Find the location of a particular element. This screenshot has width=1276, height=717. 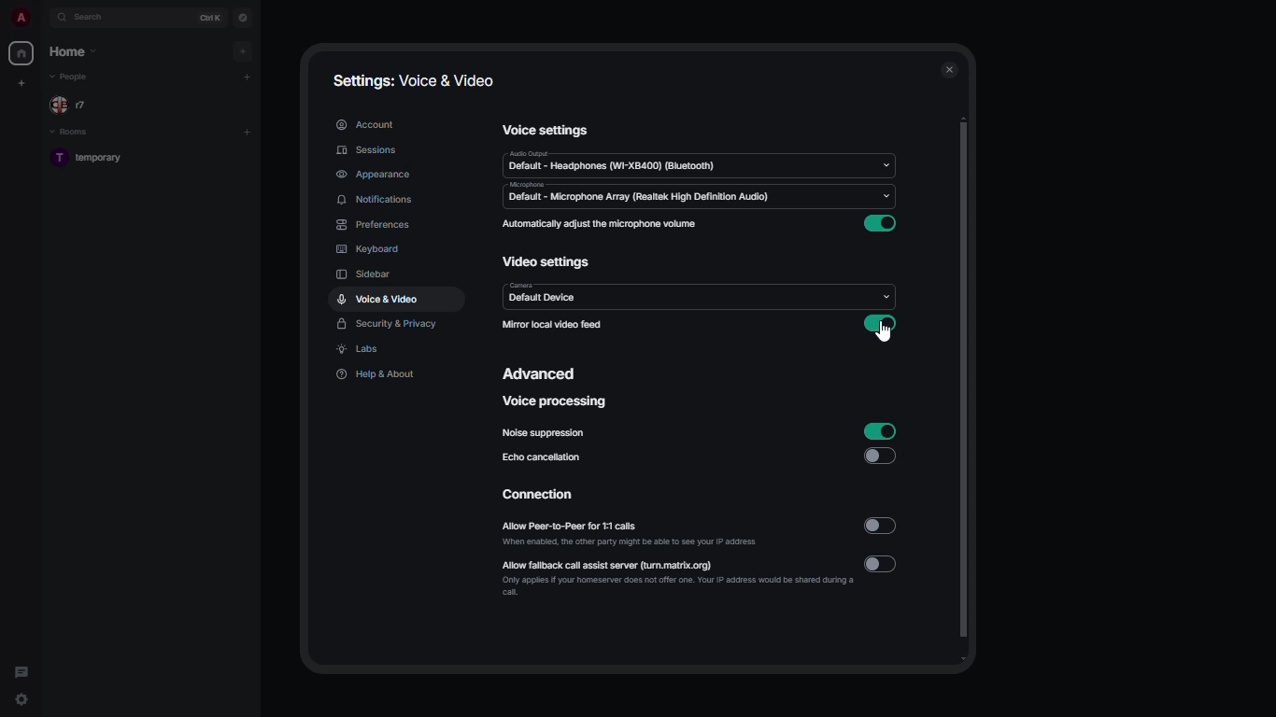

help & about is located at coordinates (376, 373).